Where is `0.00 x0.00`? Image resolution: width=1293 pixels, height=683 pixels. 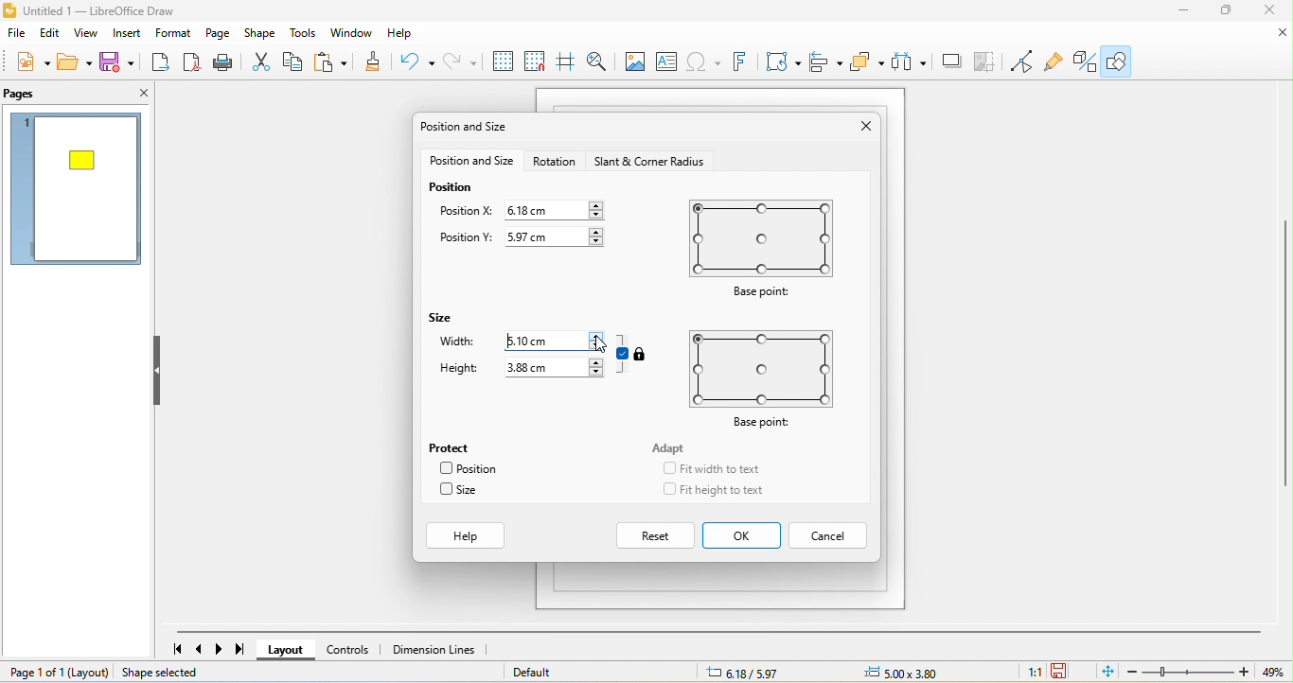 0.00 x0.00 is located at coordinates (917, 671).